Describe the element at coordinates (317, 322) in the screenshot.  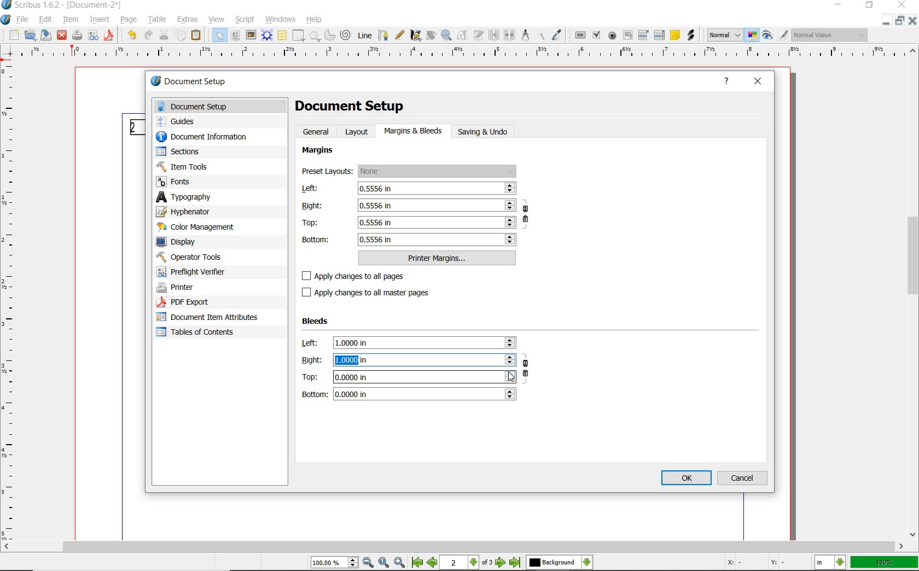
I see `Bleeds` at that location.